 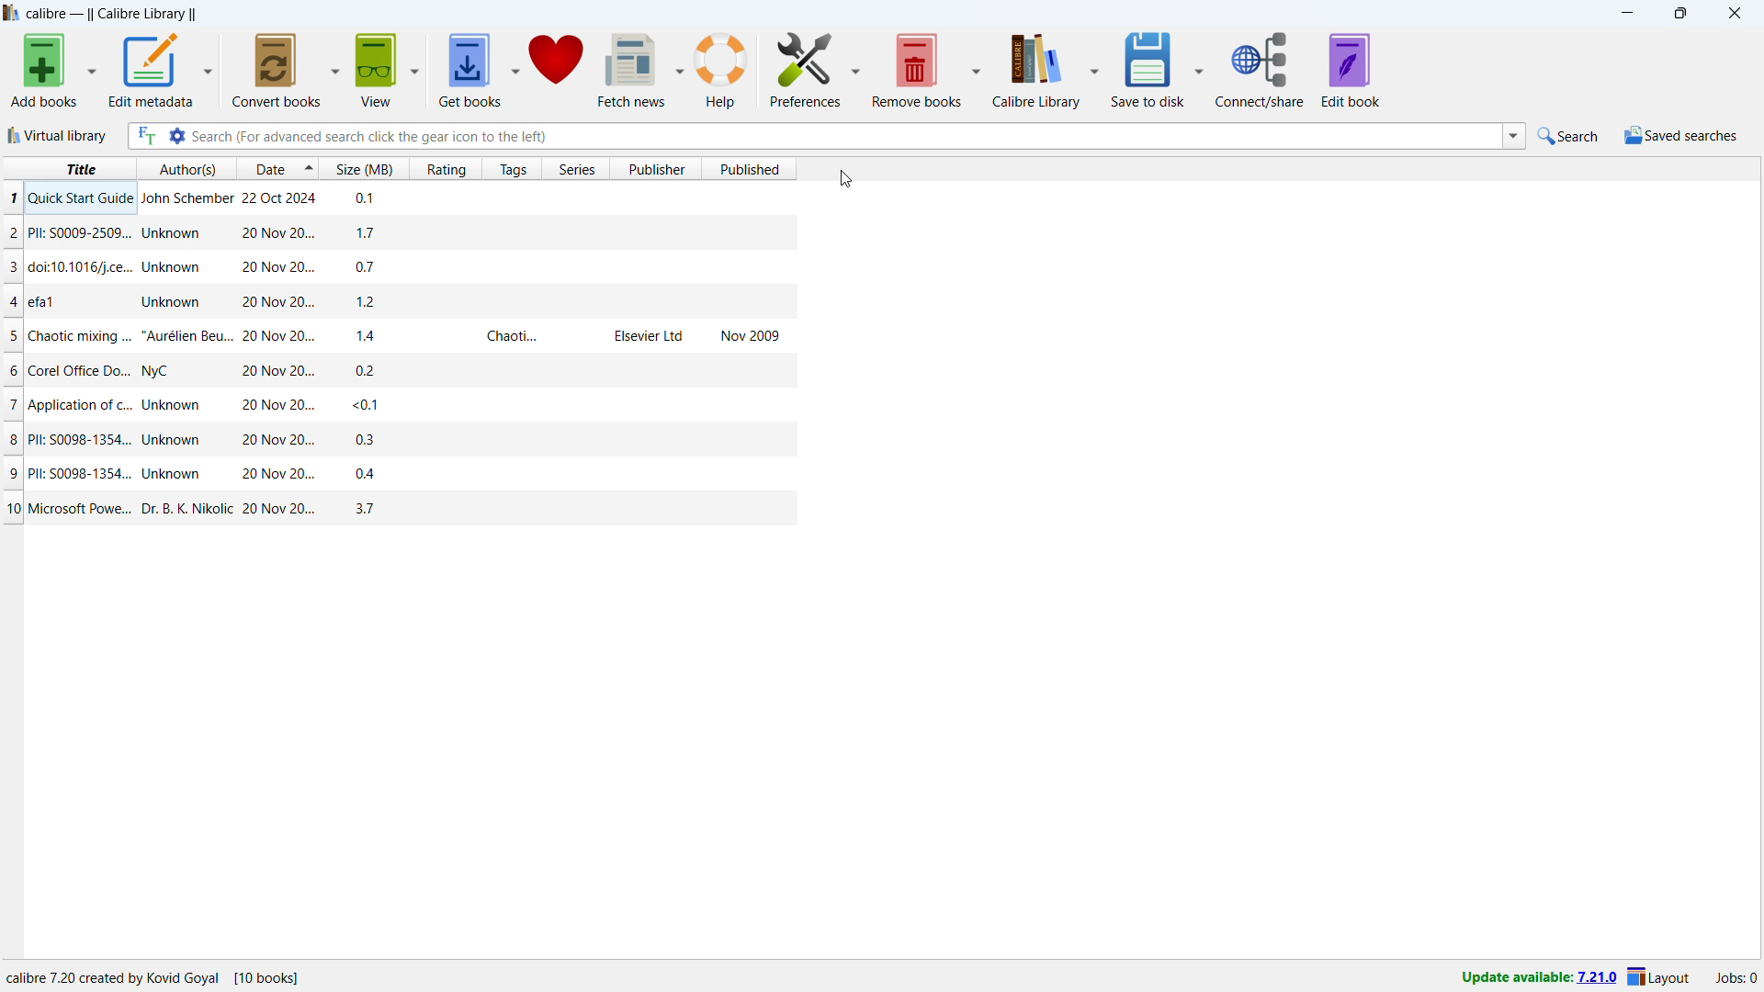 What do you see at coordinates (403, 364) in the screenshot?
I see `6 Corel Office Do... NyC 20 Nov 20... 02` at bounding box center [403, 364].